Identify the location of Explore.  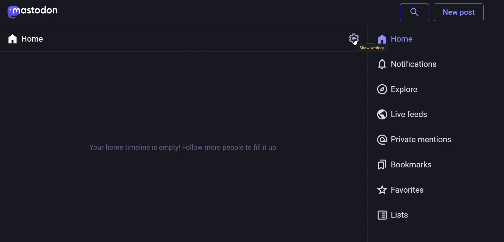
(399, 90).